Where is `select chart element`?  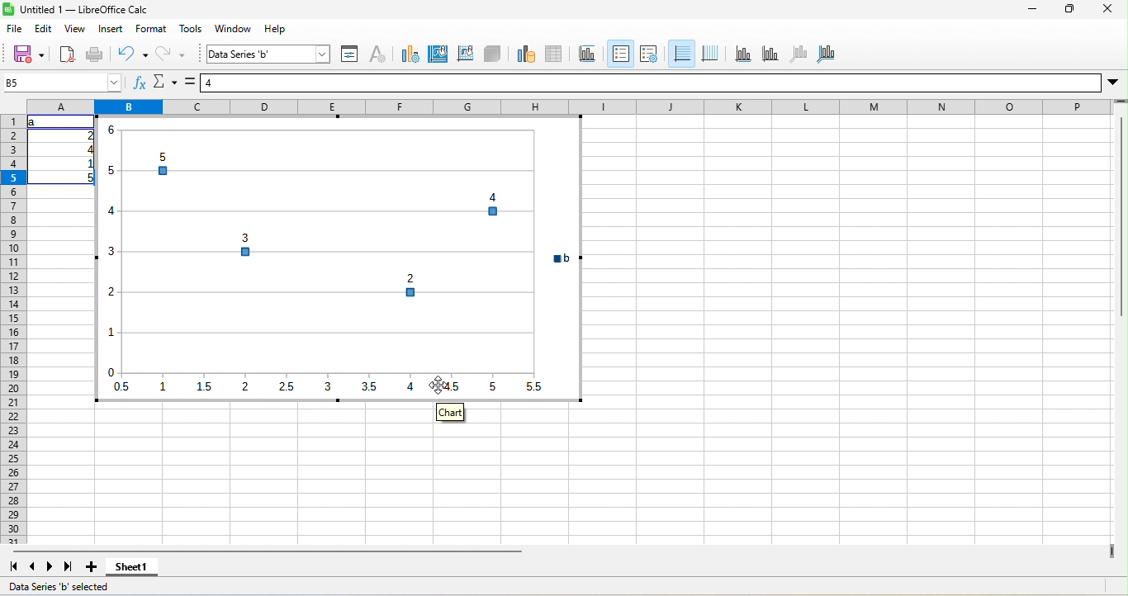
select chart element is located at coordinates (269, 54).